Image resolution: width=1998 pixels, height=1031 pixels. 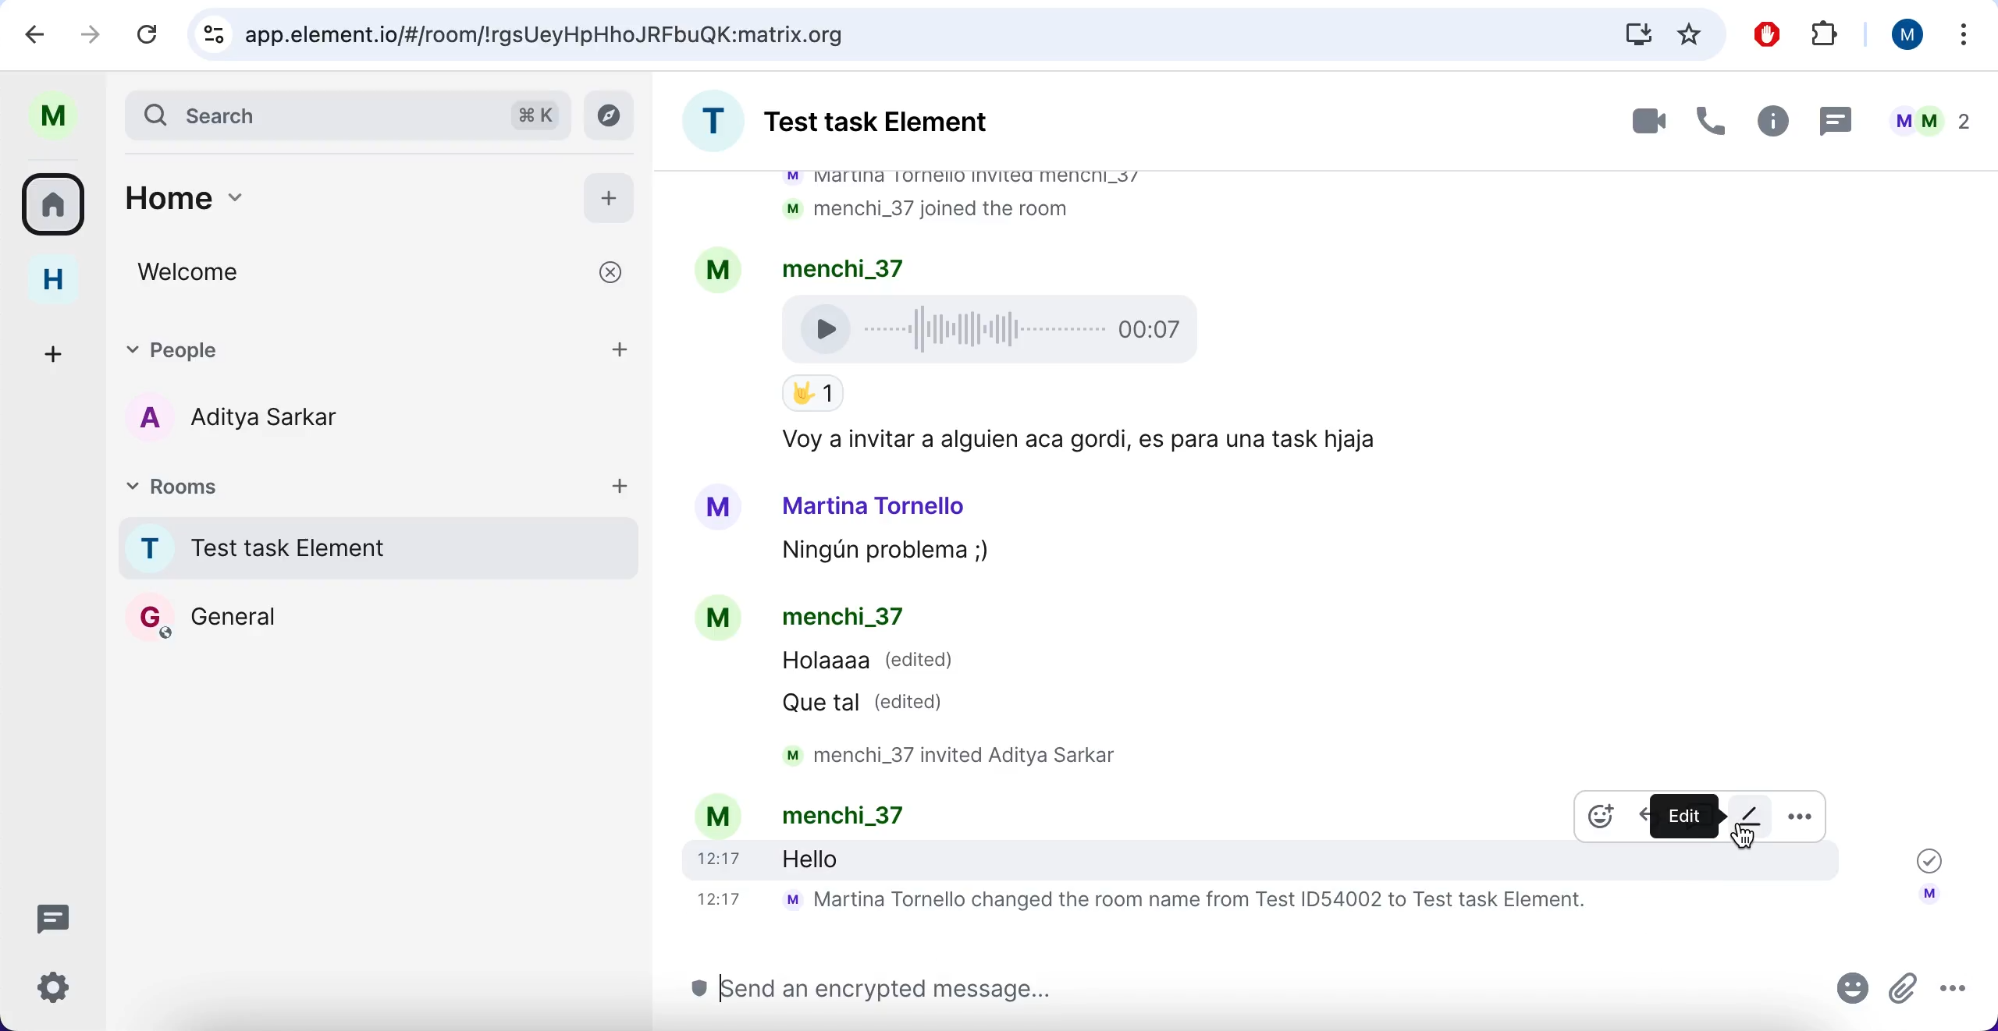 What do you see at coordinates (333, 193) in the screenshot?
I see `home` at bounding box center [333, 193].